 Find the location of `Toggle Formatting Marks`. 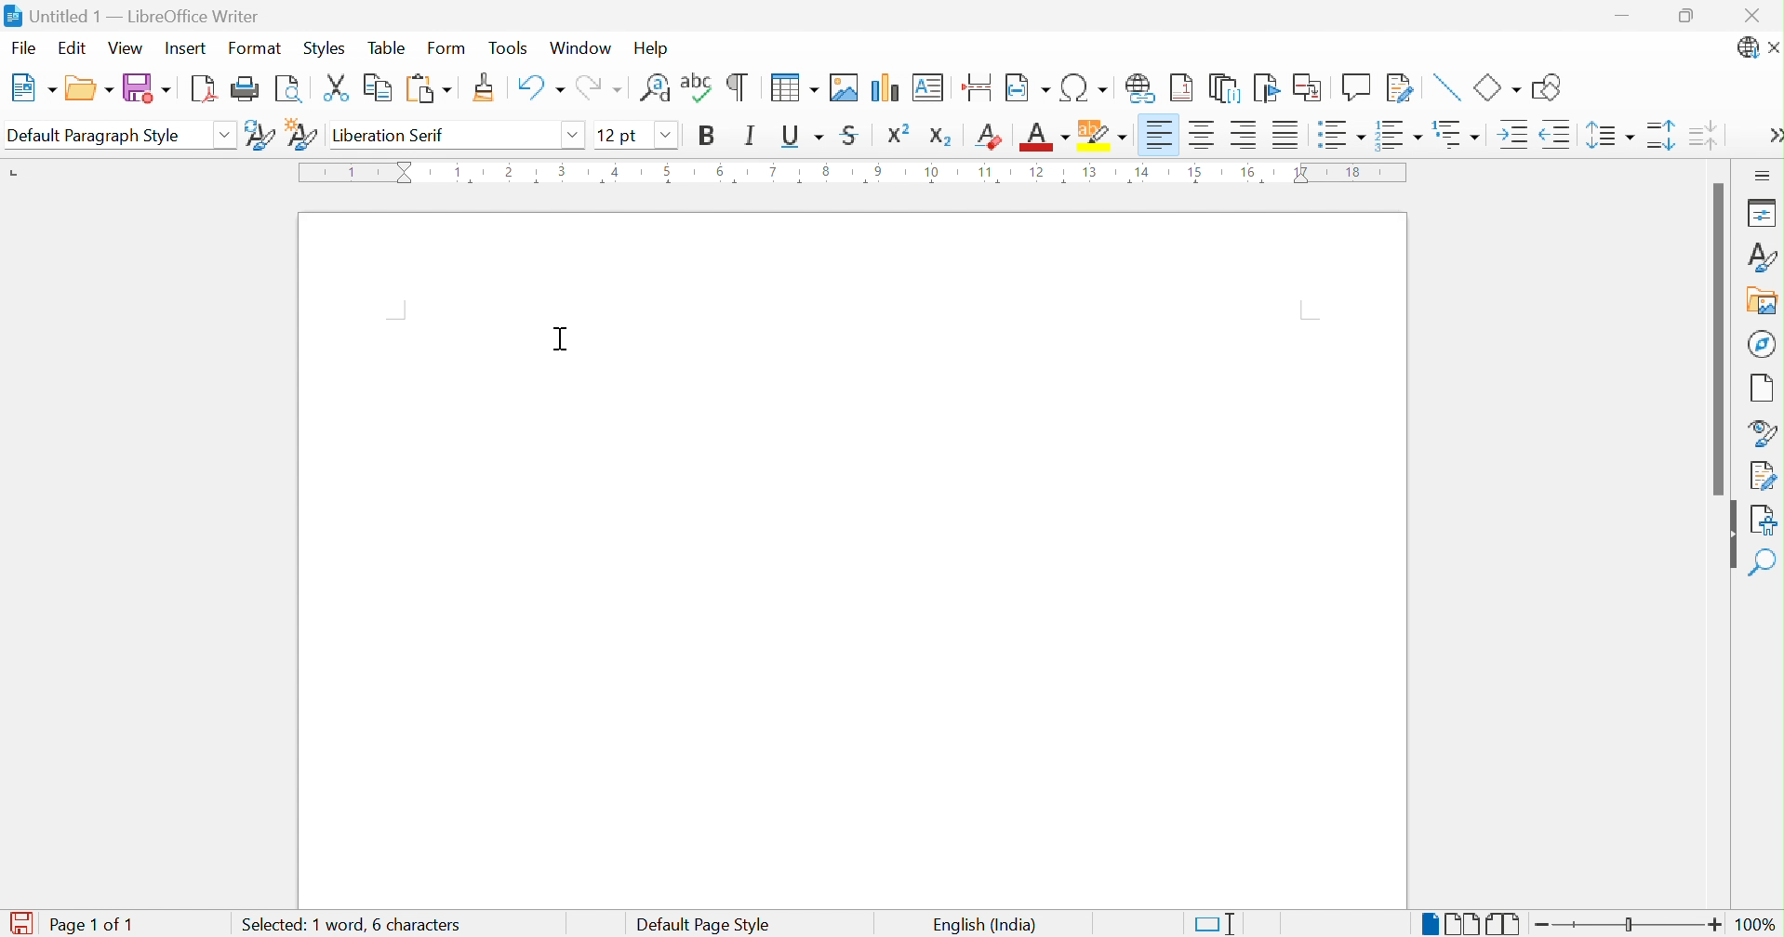

Toggle Formatting Marks is located at coordinates (738, 86).